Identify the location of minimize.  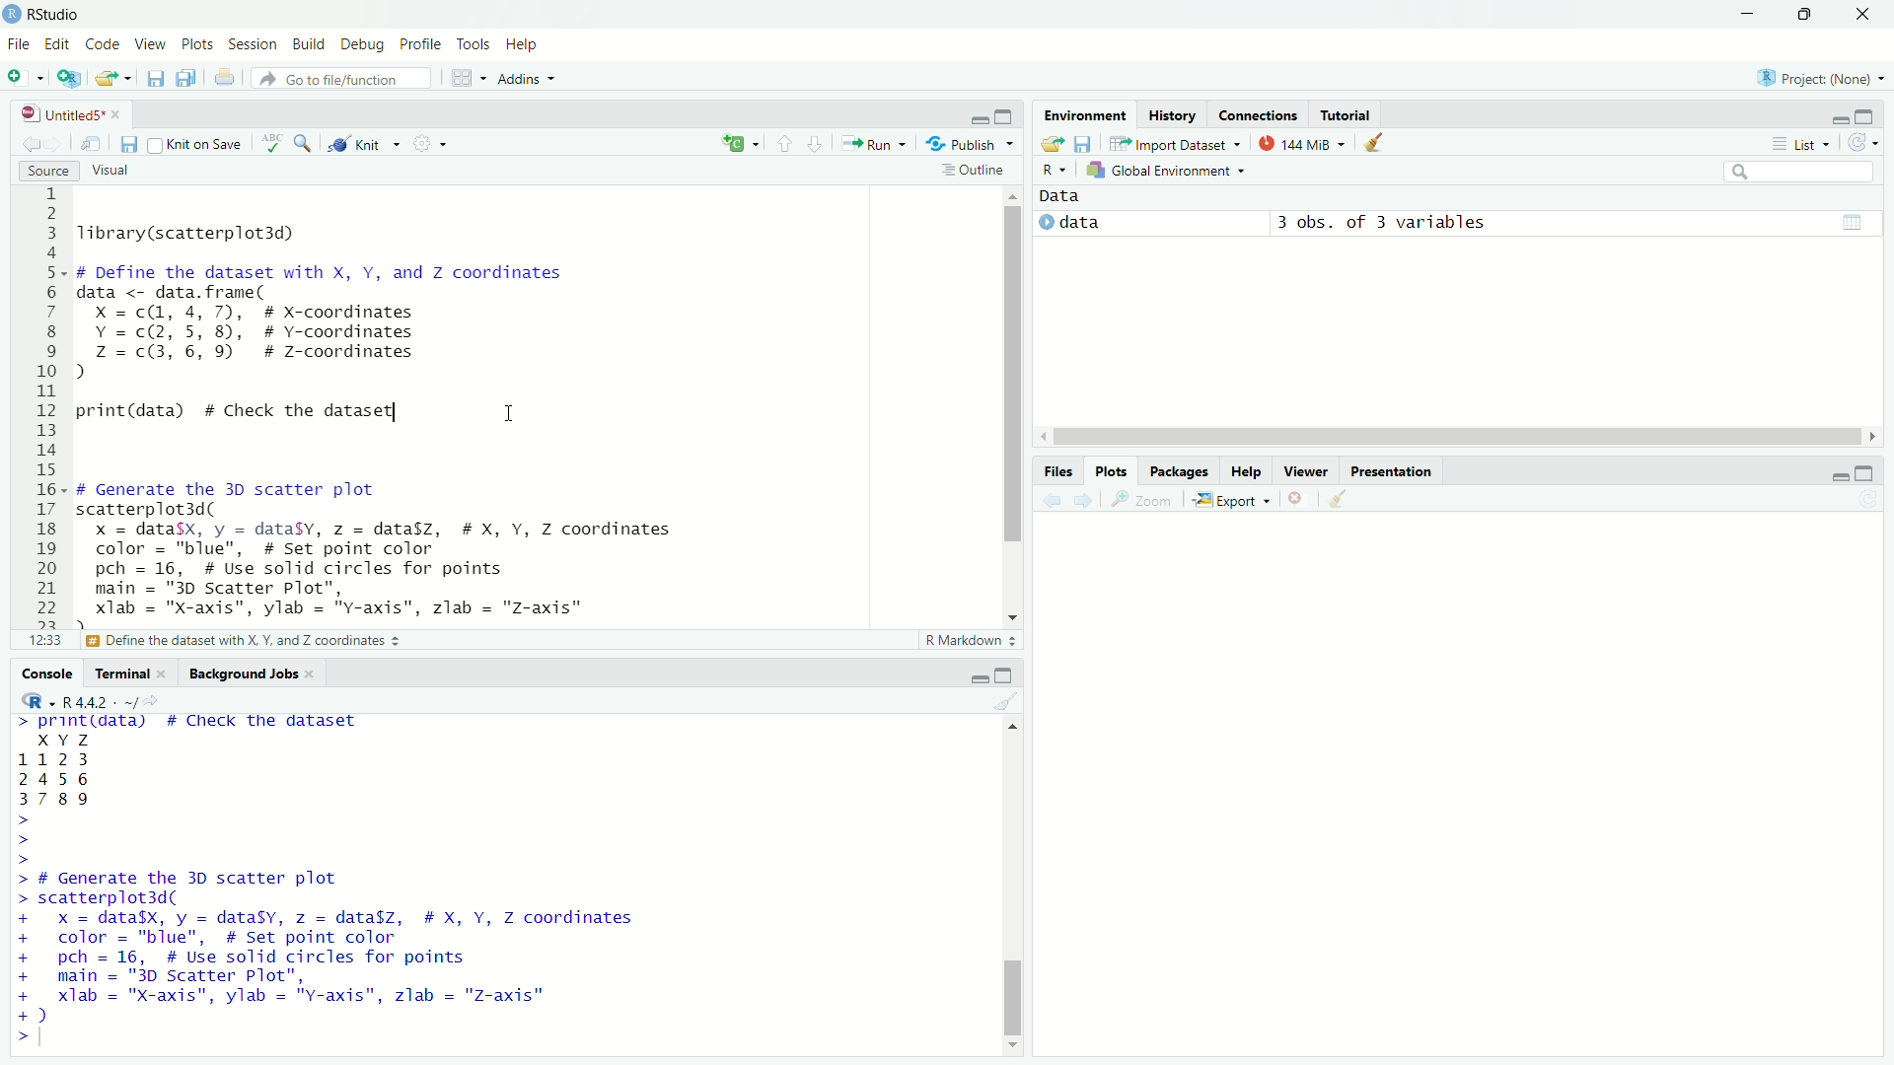
(980, 677).